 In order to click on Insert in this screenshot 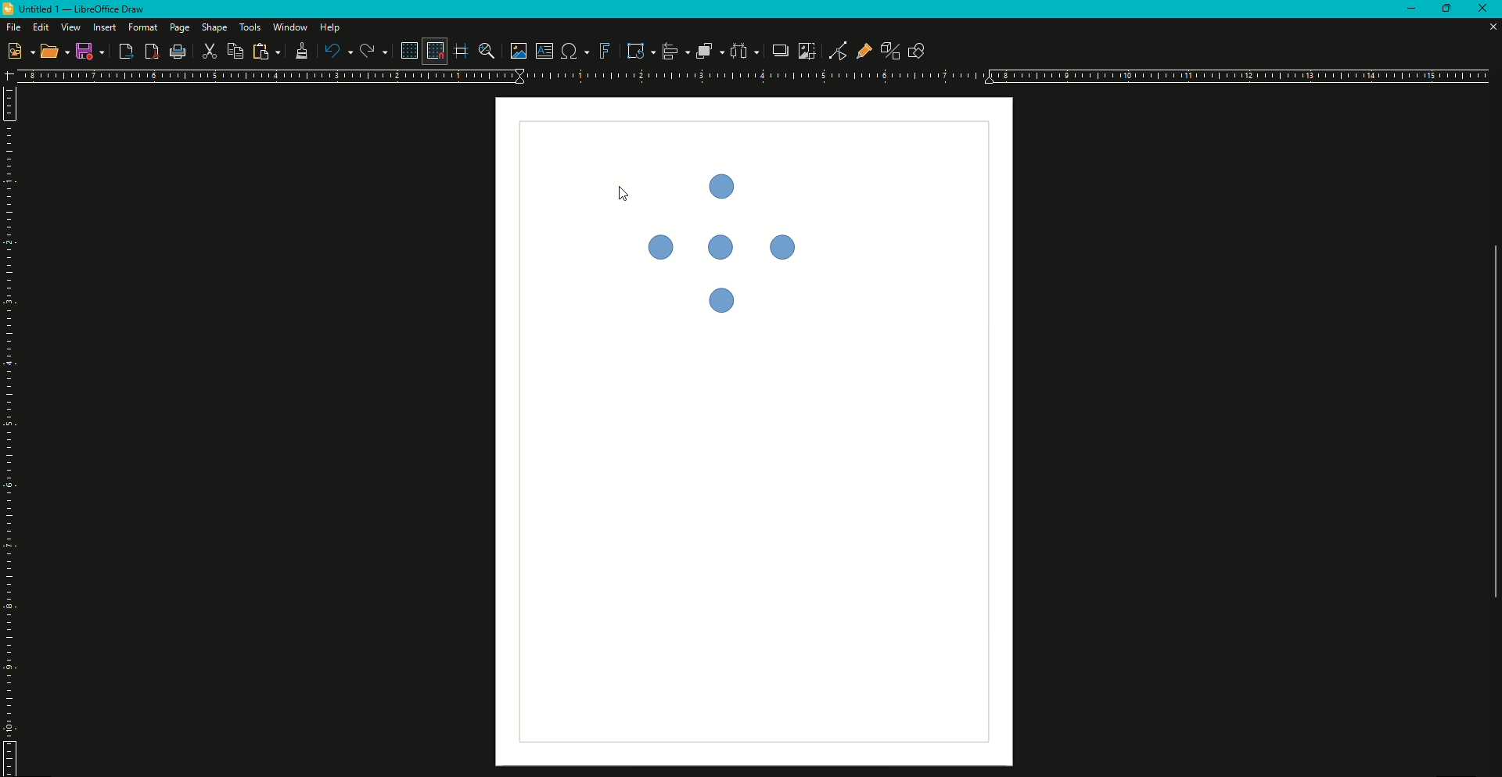, I will do `click(101, 27)`.